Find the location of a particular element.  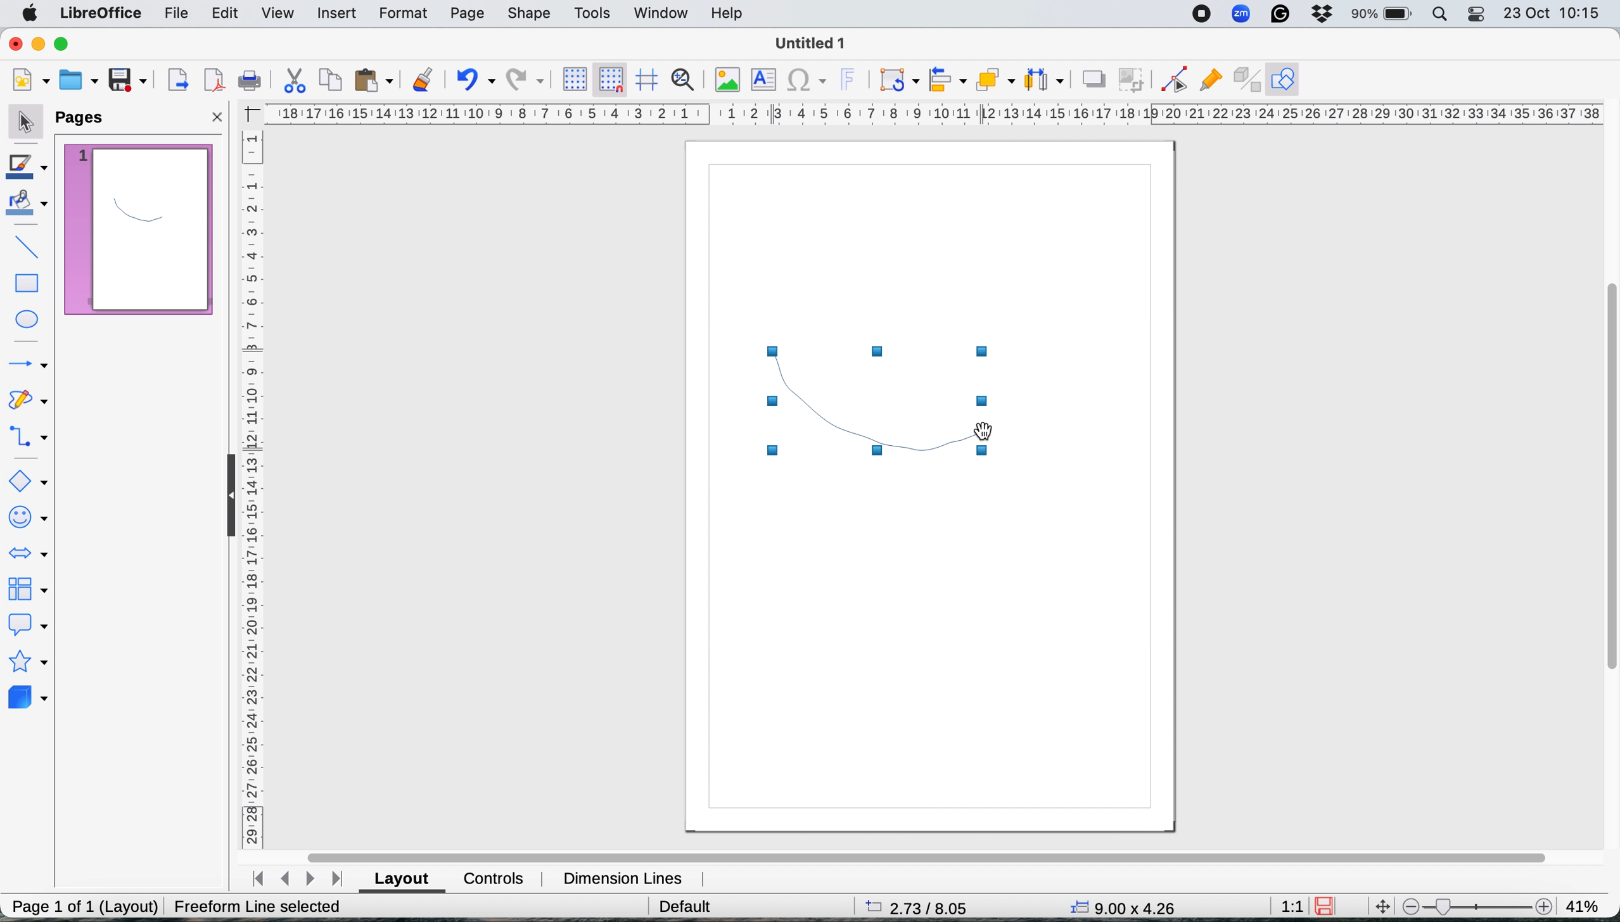

copy is located at coordinates (331, 80).